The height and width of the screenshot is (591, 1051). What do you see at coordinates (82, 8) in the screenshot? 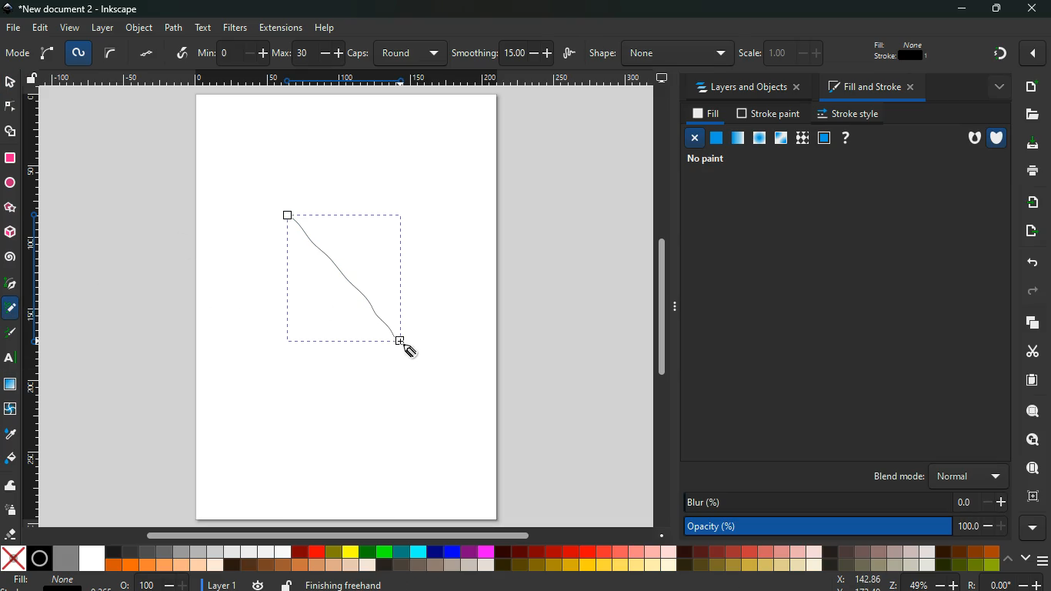
I see `inkscape` at bounding box center [82, 8].